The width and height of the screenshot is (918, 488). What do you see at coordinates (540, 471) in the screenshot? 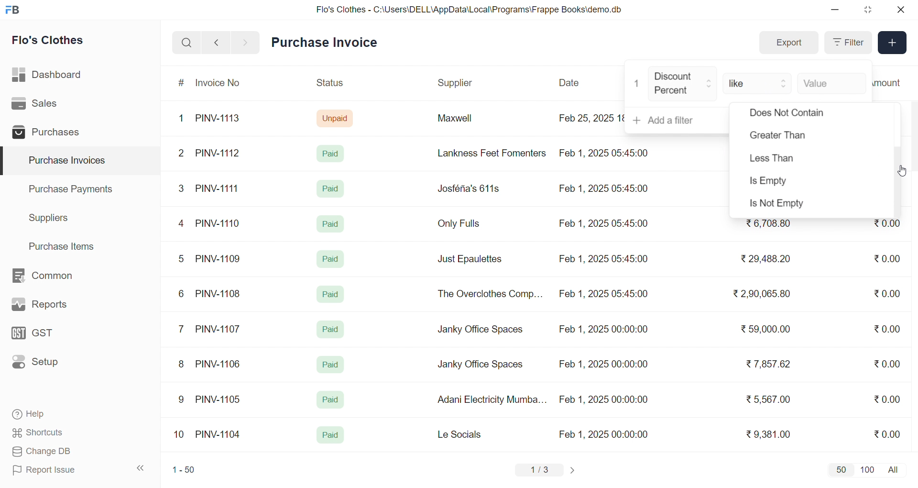
I see `1/3` at bounding box center [540, 471].